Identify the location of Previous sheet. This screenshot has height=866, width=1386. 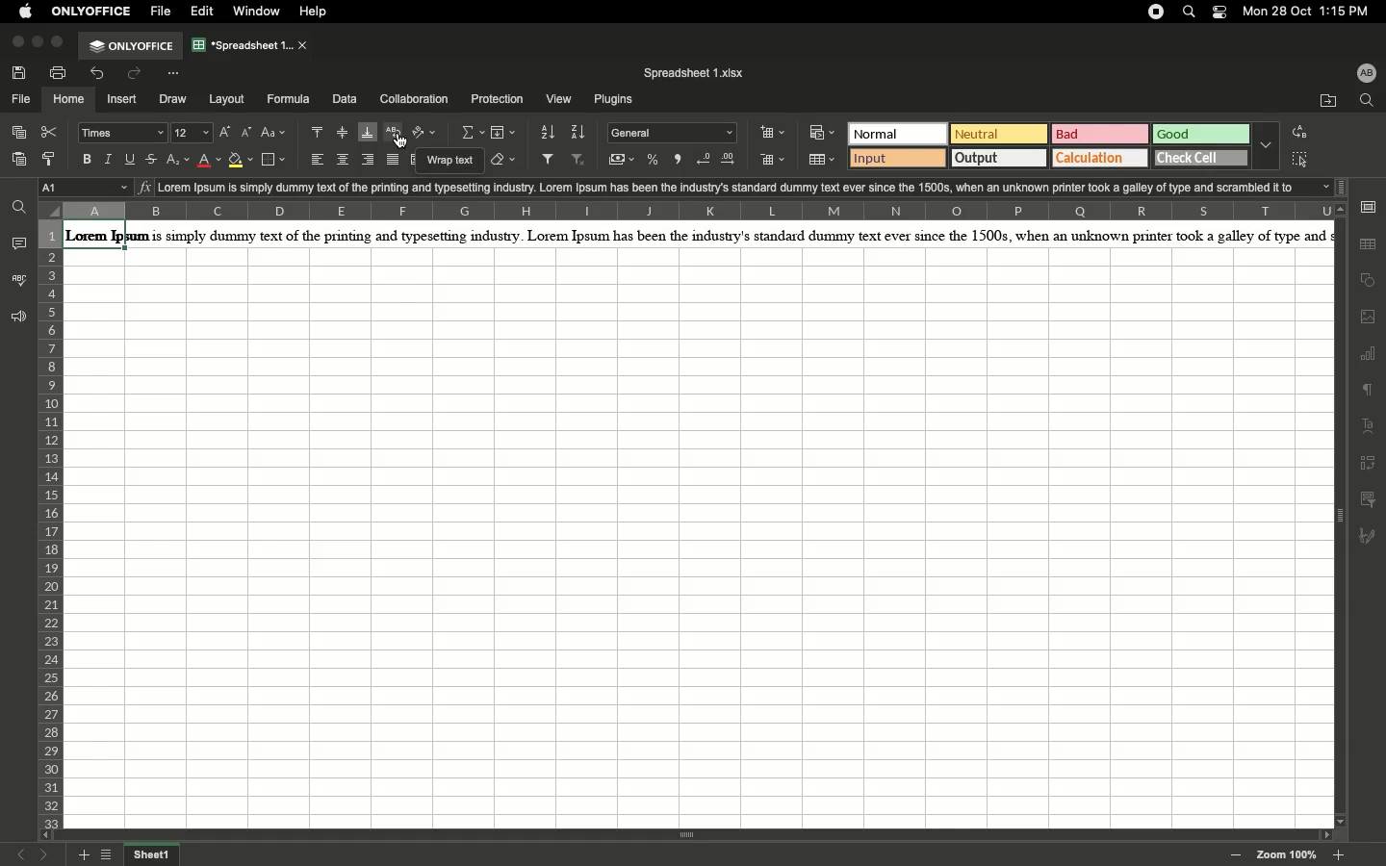
(20, 853).